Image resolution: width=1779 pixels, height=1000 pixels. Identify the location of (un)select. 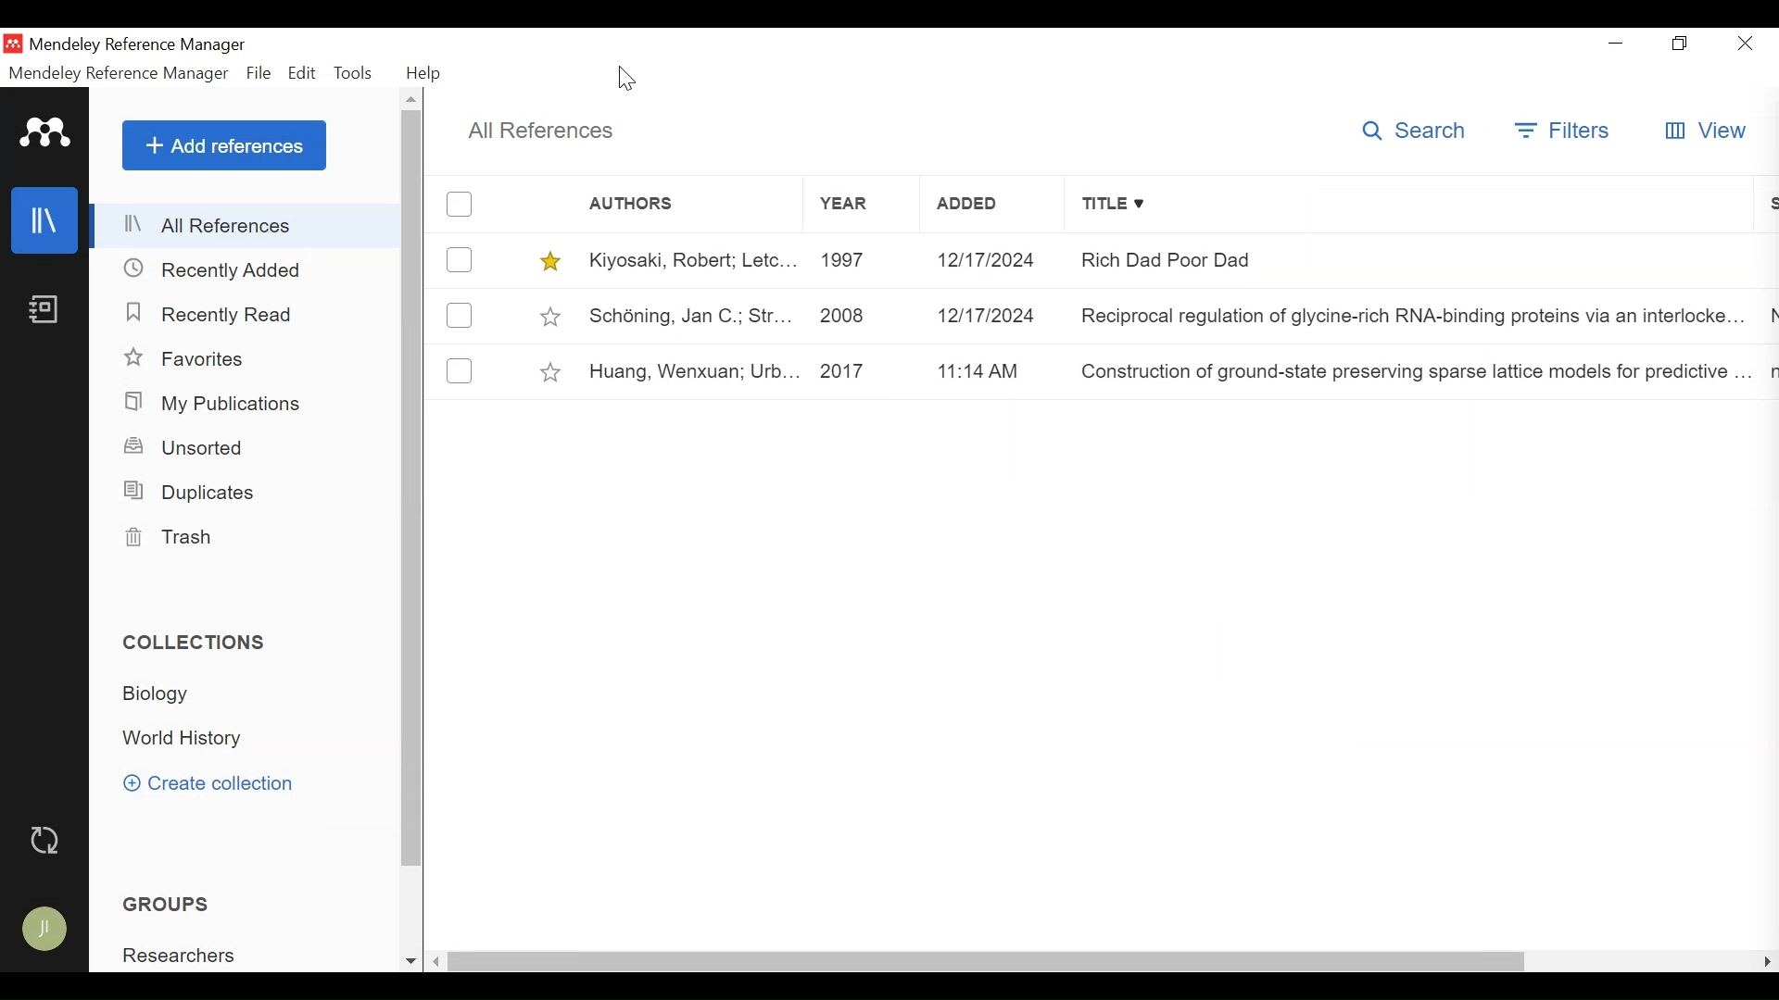
(459, 259).